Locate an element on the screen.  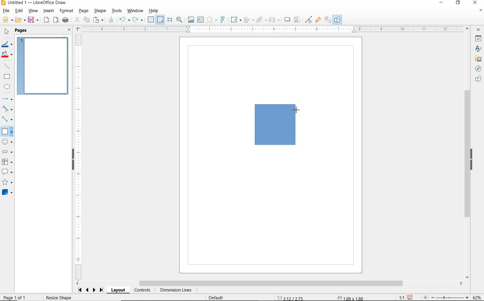
ALIGN OBJECTS is located at coordinates (249, 20).